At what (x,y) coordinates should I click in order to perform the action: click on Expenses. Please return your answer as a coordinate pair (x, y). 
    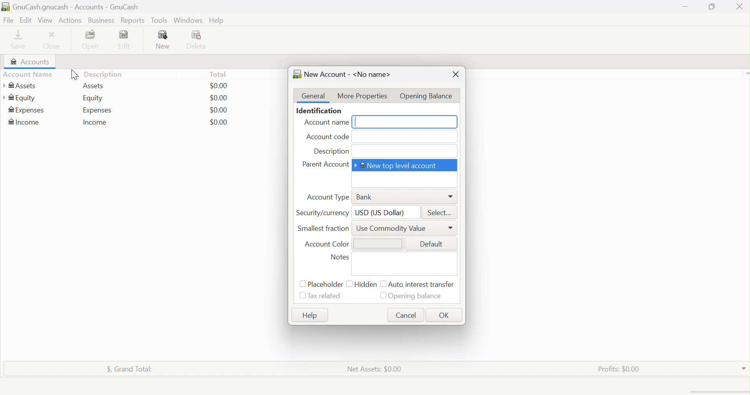
    Looking at the image, I should click on (98, 110).